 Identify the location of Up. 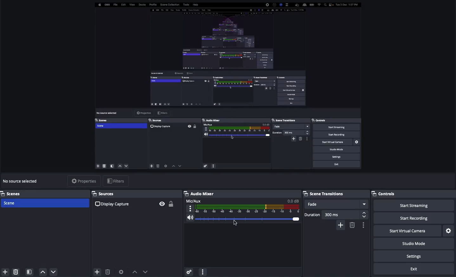
(43, 272).